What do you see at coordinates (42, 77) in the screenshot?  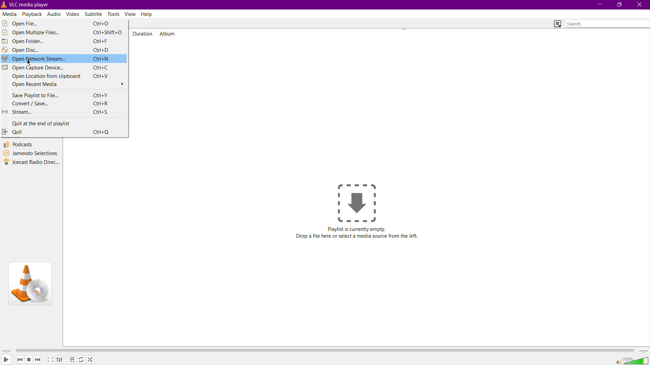 I see `Open Location from clipboard` at bounding box center [42, 77].